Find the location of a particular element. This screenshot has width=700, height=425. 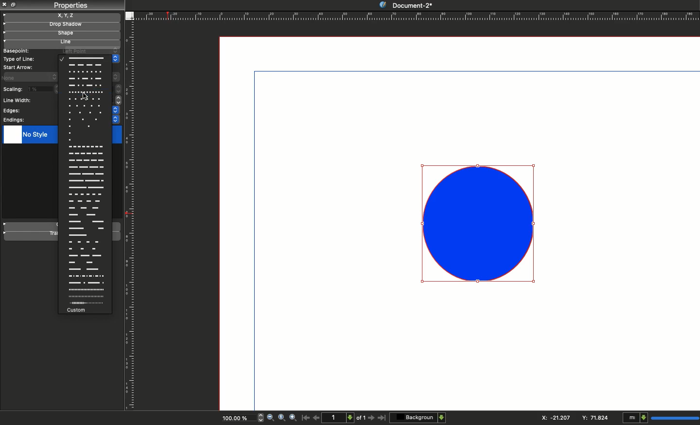

line option is located at coordinates (86, 113).